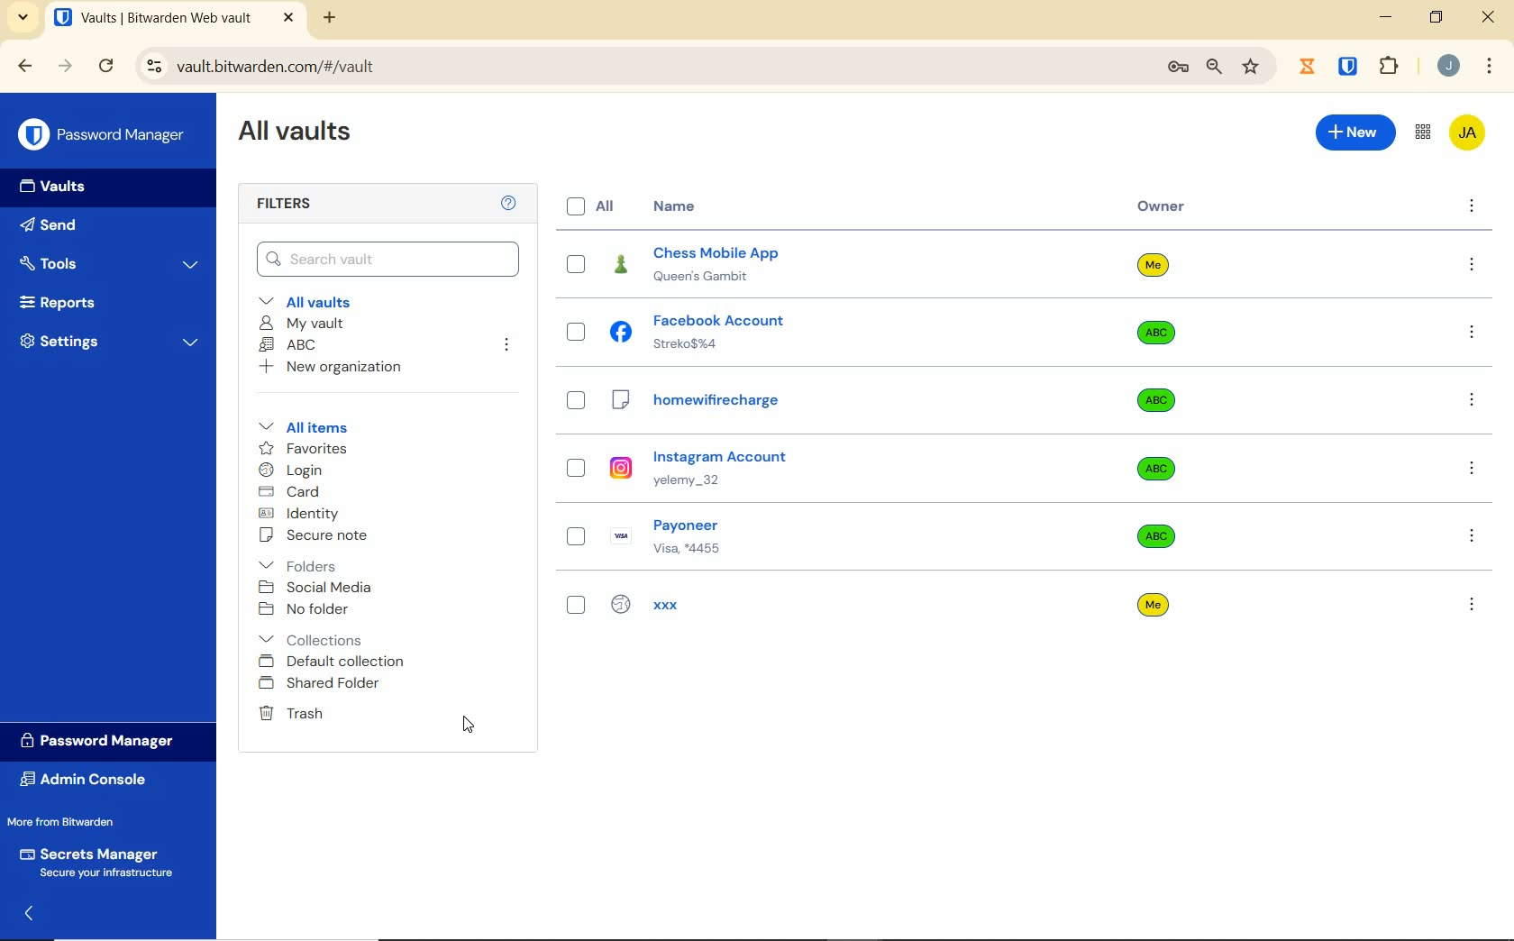 The width and height of the screenshot is (1514, 941). Describe the element at coordinates (293, 494) in the screenshot. I see `card` at that location.